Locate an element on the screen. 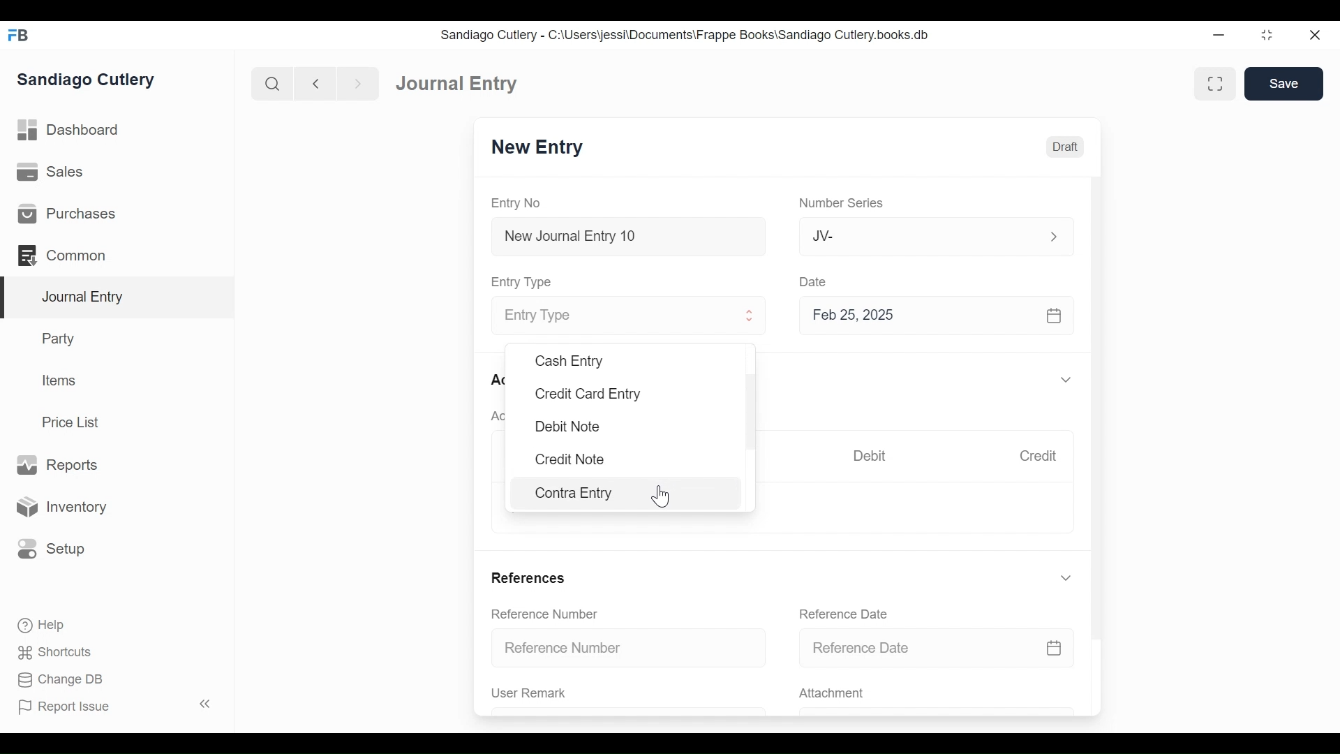 The width and height of the screenshot is (1340, 754). Cursor is located at coordinates (662, 496).